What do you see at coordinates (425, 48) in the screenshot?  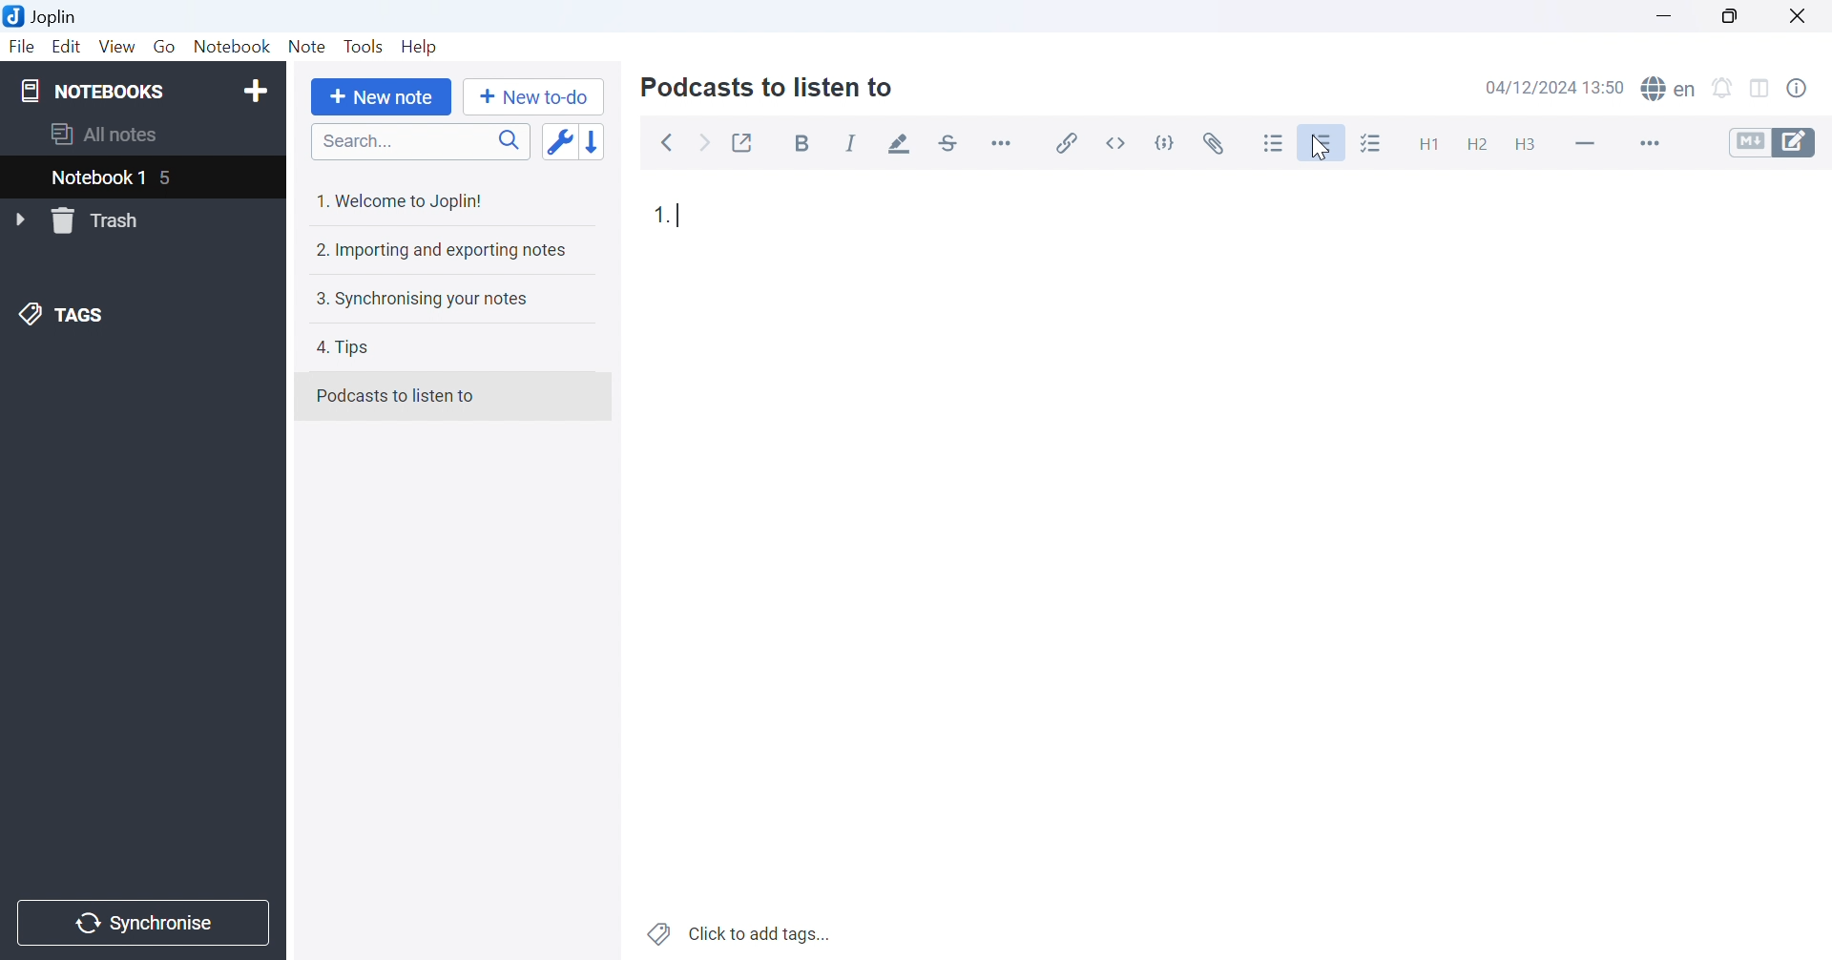 I see `Help` at bounding box center [425, 48].